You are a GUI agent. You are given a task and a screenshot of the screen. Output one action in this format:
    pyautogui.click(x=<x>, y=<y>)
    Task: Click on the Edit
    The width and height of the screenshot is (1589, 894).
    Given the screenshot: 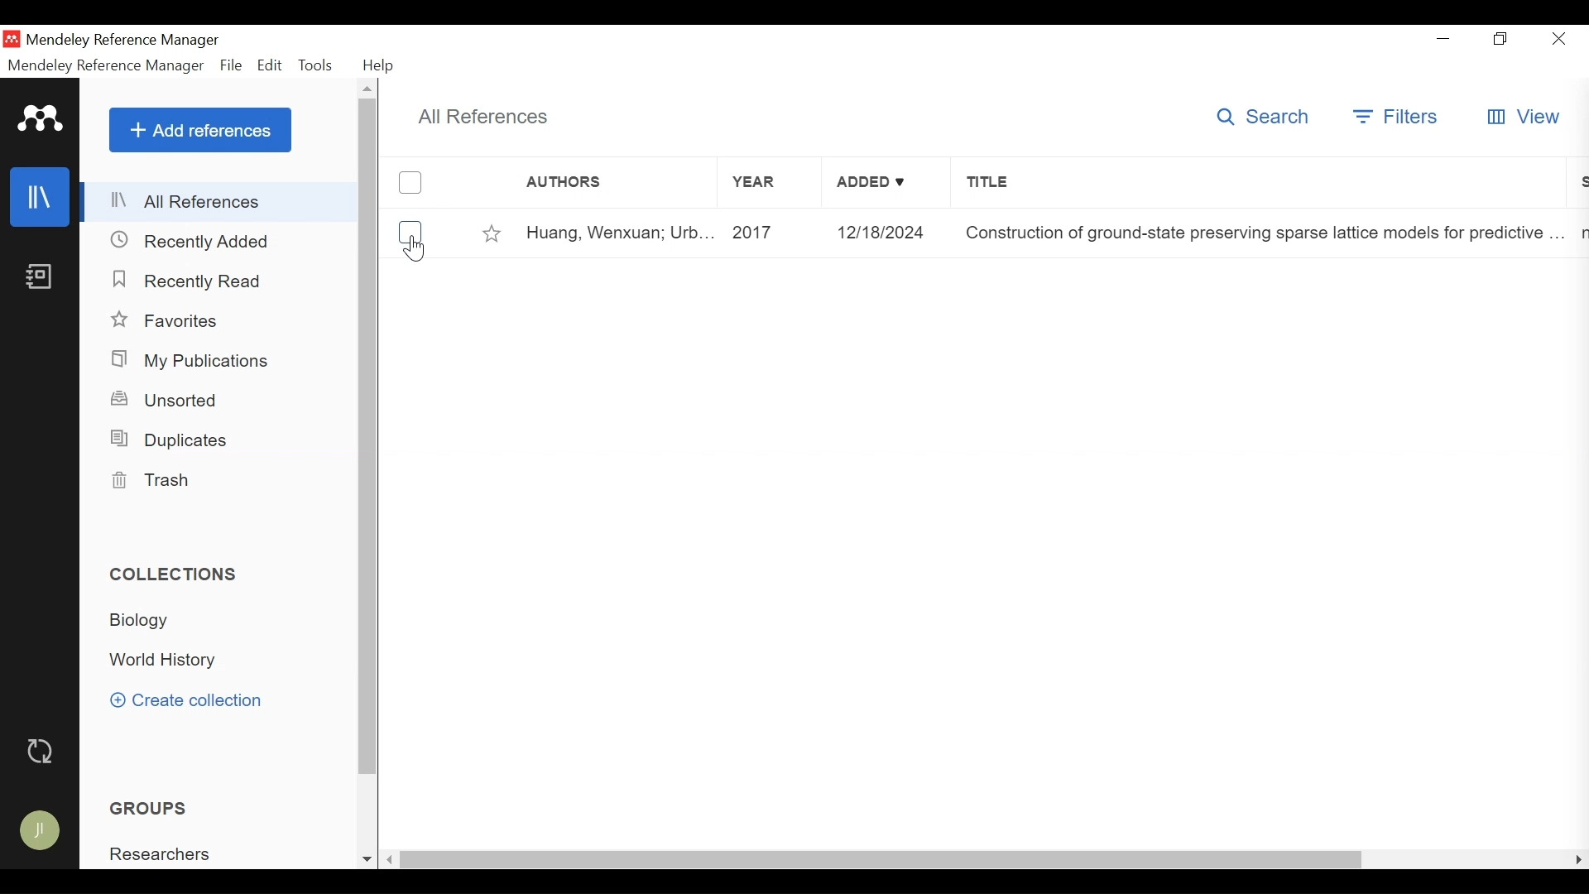 What is the action you would take?
    pyautogui.click(x=269, y=66)
    